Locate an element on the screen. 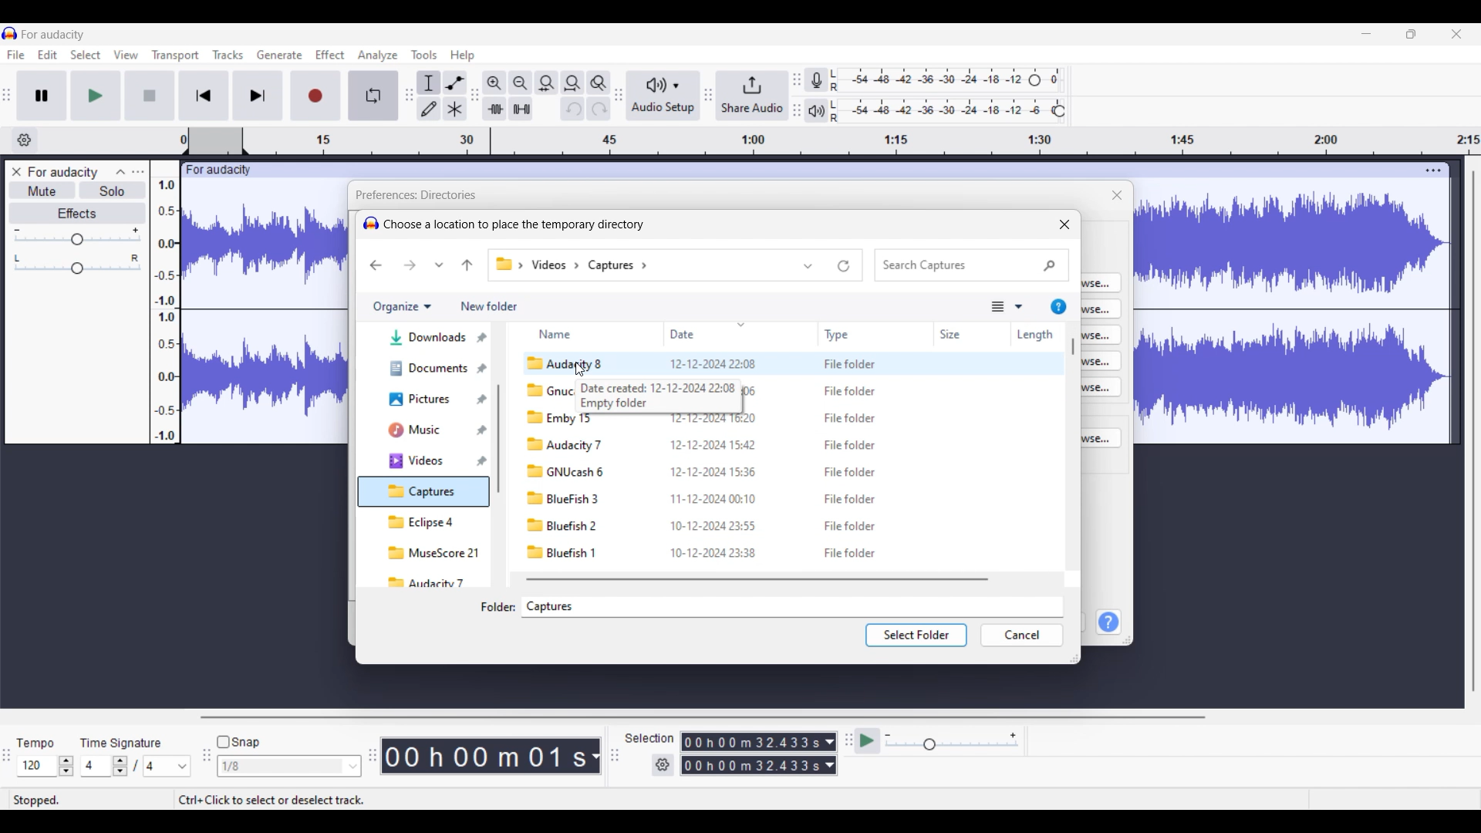 This screenshot has height=833, width=1481. musescore 21 is located at coordinates (433, 553).